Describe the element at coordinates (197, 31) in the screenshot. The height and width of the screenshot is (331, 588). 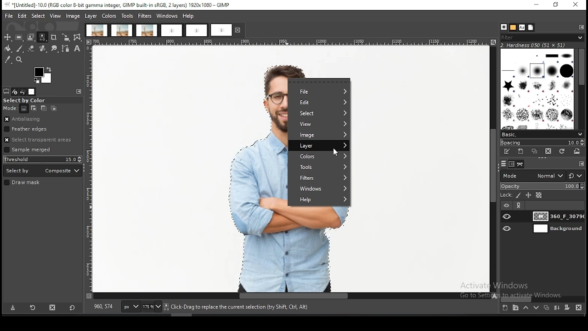
I see `project tab` at that location.